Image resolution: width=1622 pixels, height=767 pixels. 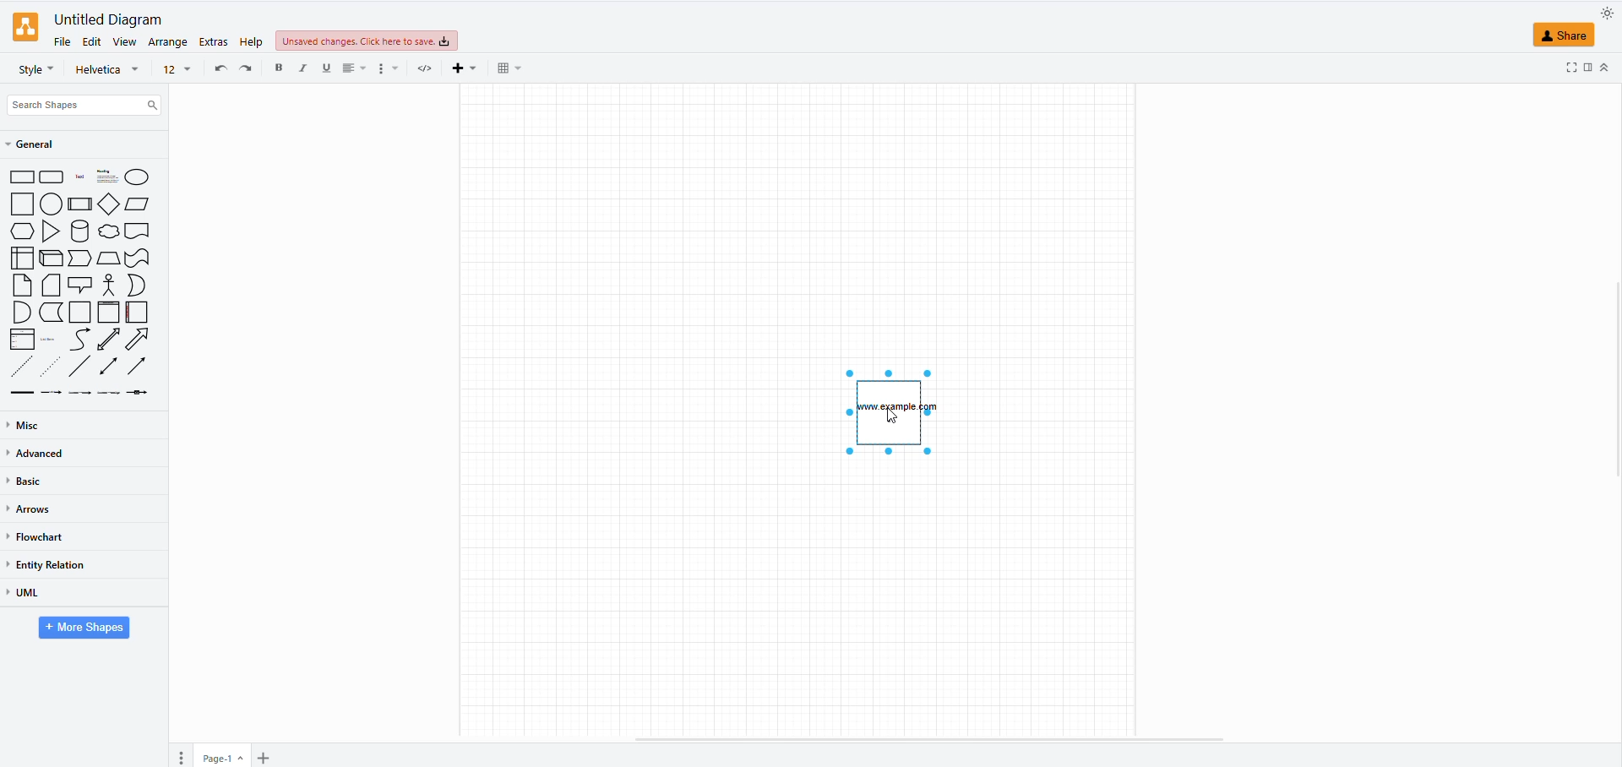 What do you see at coordinates (895, 419) in the screenshot?
I see `cursor` at bounding box center [895, 419].